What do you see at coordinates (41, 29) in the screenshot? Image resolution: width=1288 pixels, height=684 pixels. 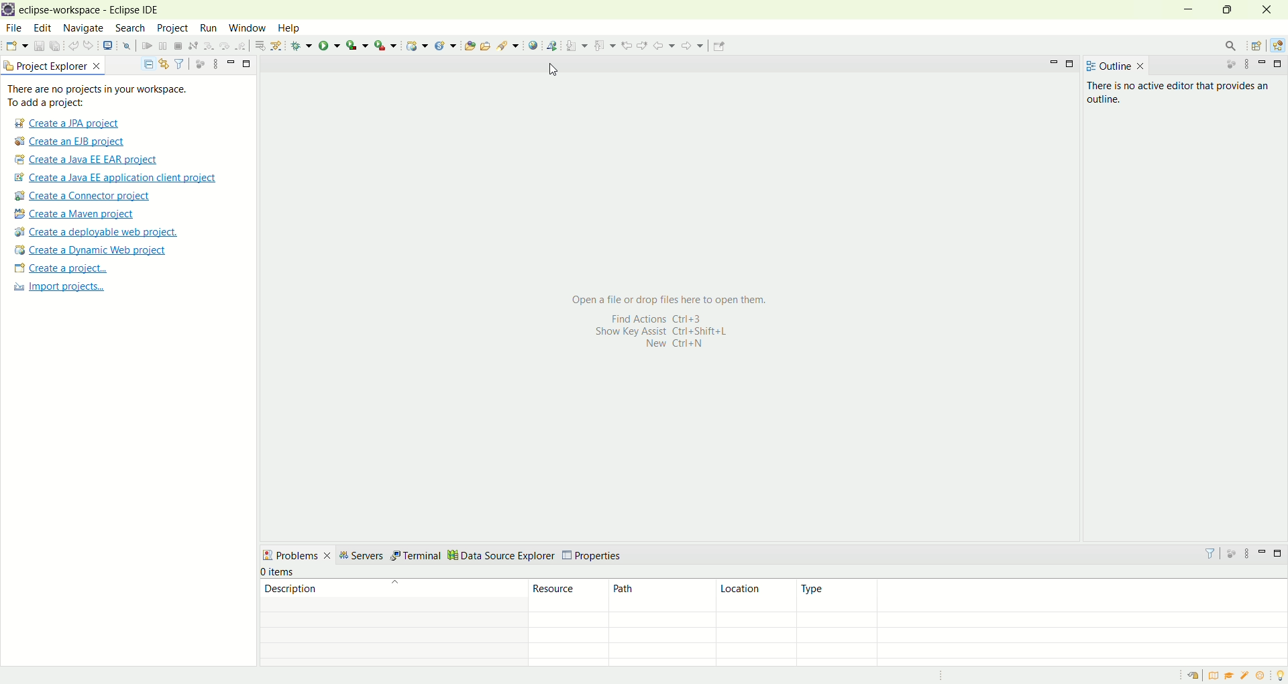 I see `edit` at bounding box center [41, 29].